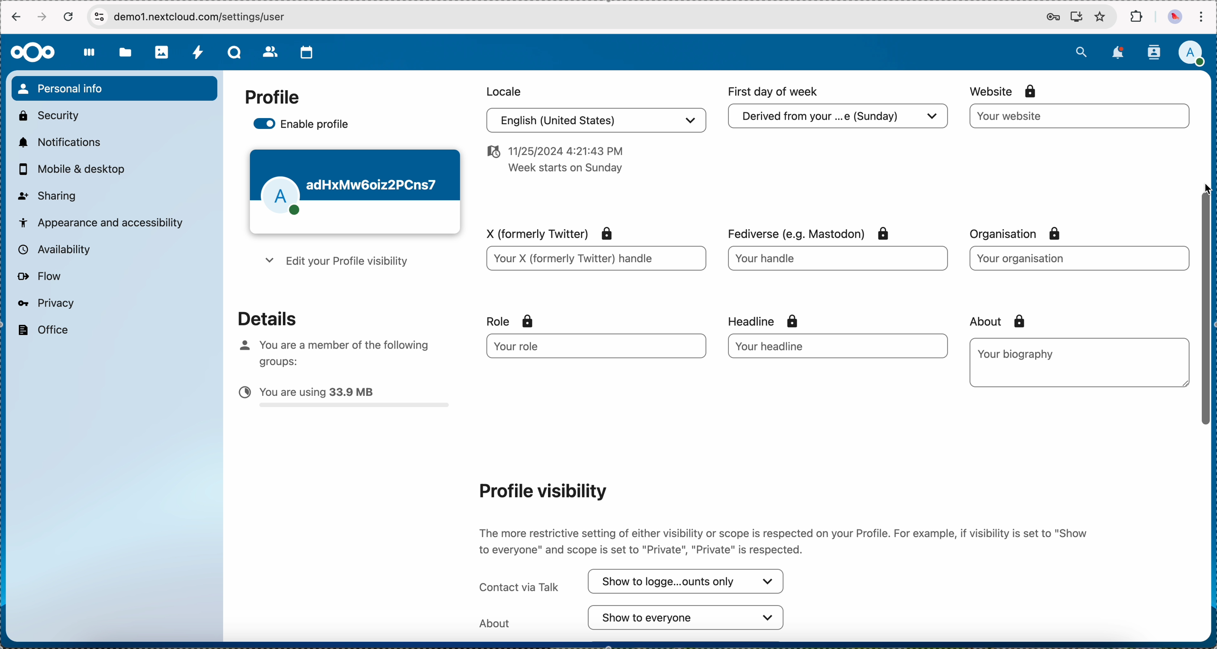  Describe the element at coordinates (90, 58) in the screenshot. I see `dashboard` at that location.